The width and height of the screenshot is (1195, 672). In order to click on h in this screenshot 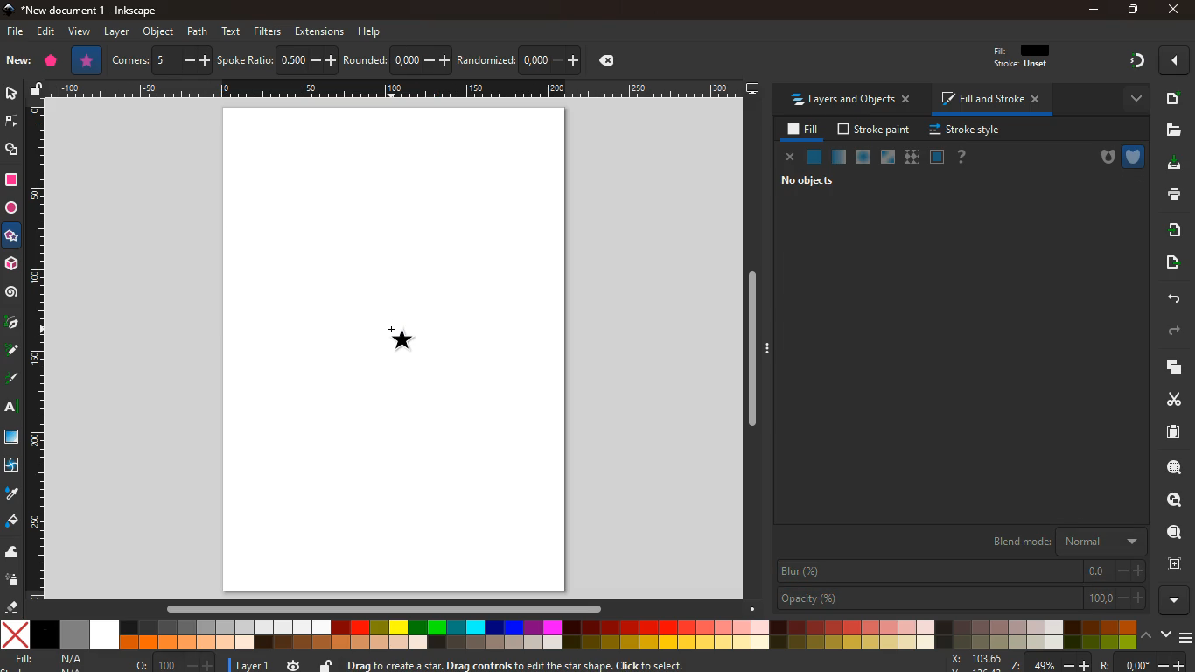, I will do `click(961, 247)`.